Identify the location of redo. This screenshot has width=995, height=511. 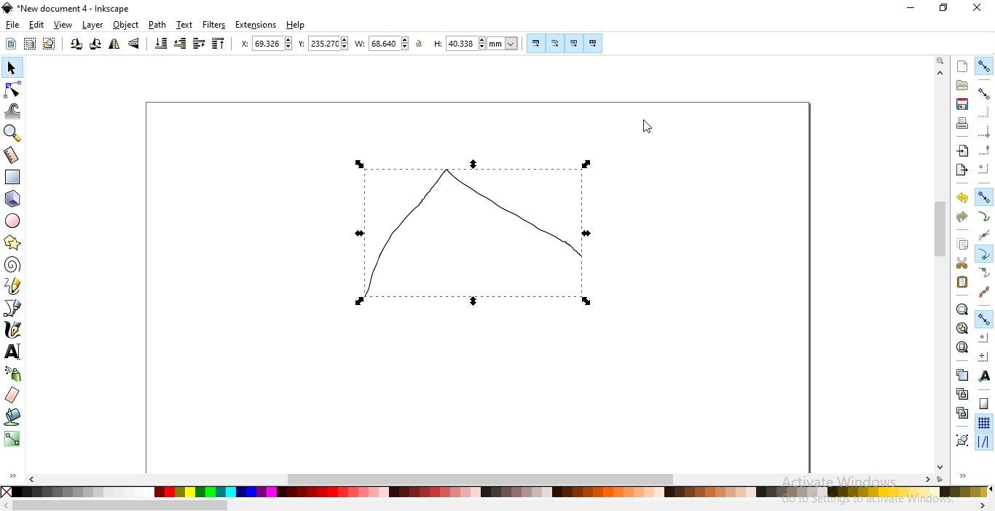
(961, 217).